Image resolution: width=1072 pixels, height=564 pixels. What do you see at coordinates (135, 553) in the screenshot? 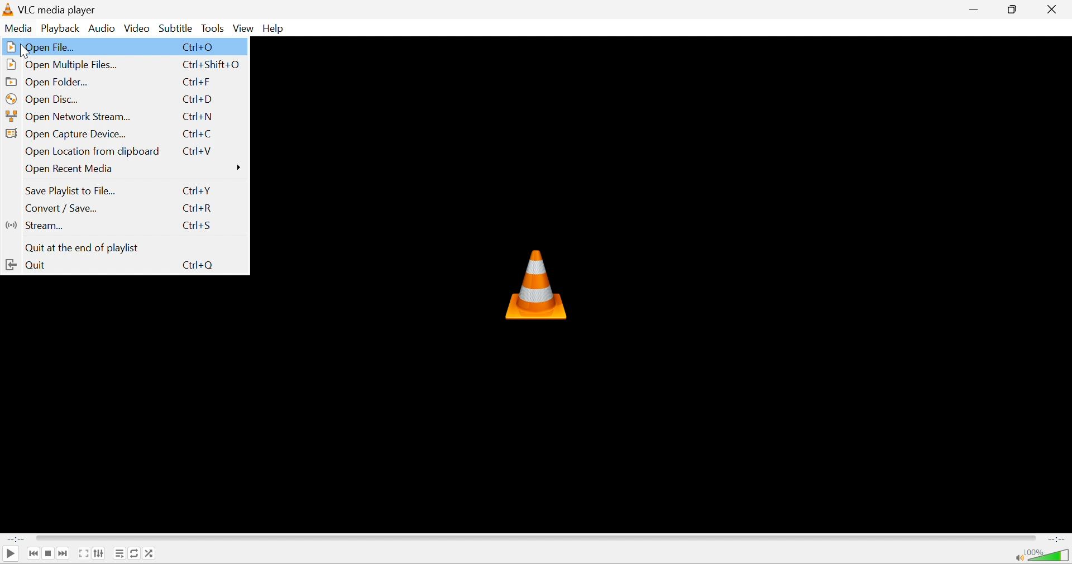
I see `Click to toggle between loop all, loop one and no loop` at bounding box center [135, 553].